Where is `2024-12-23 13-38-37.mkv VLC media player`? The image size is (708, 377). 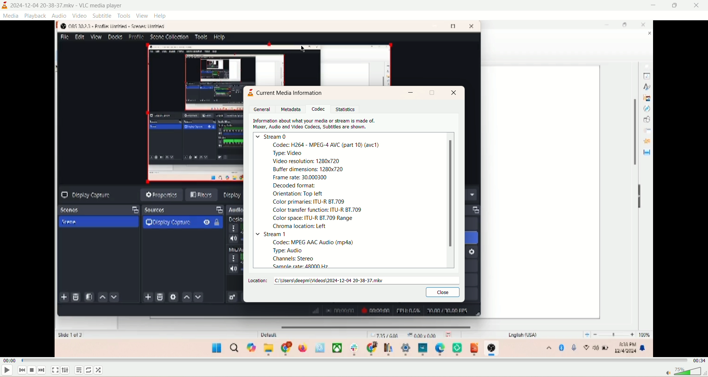
2024-12-23 13-38-37.mkv VLC media player is located at coordinates (67, 5).